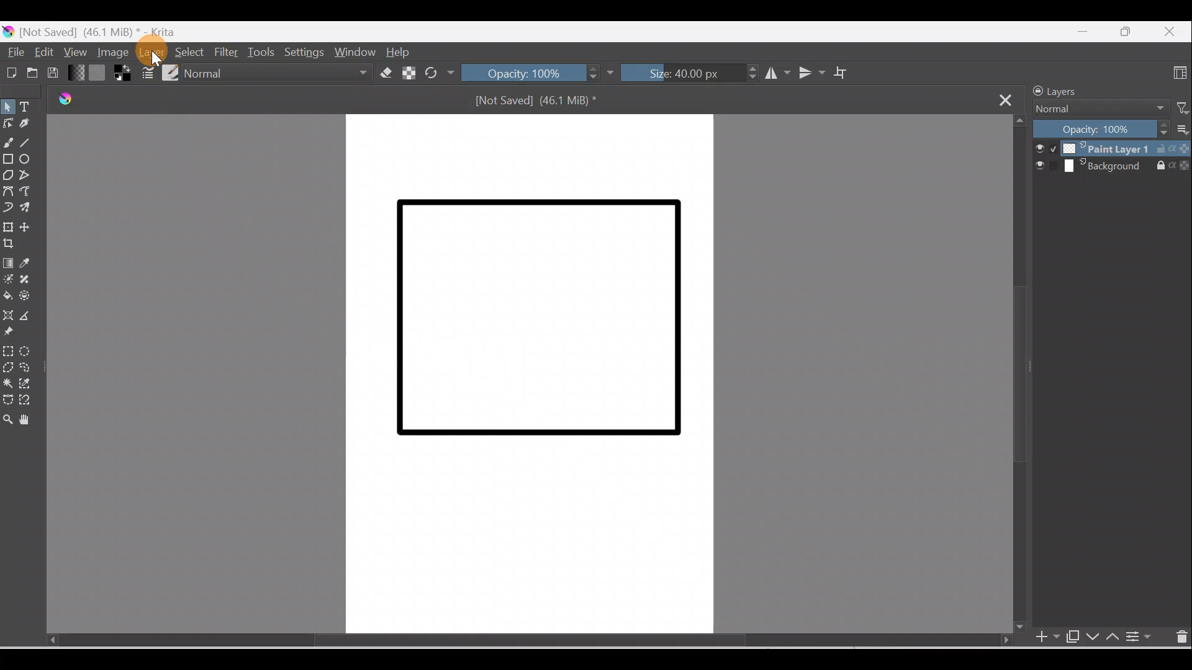 This screenshot has height=670, width=1192. Describe the element at coordinates (29, 210) in the screenshot. I see `Multibrush tool` at that location.